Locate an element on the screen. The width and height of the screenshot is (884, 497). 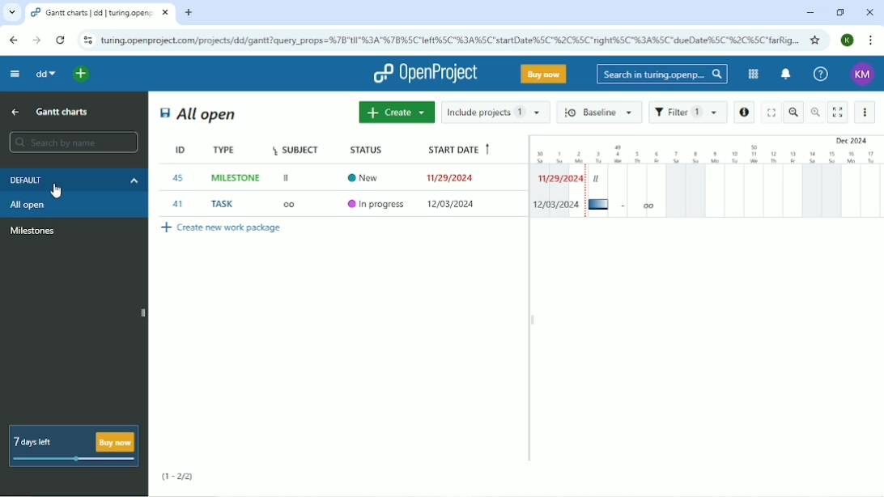
Account is located at coordinates (848, 40).